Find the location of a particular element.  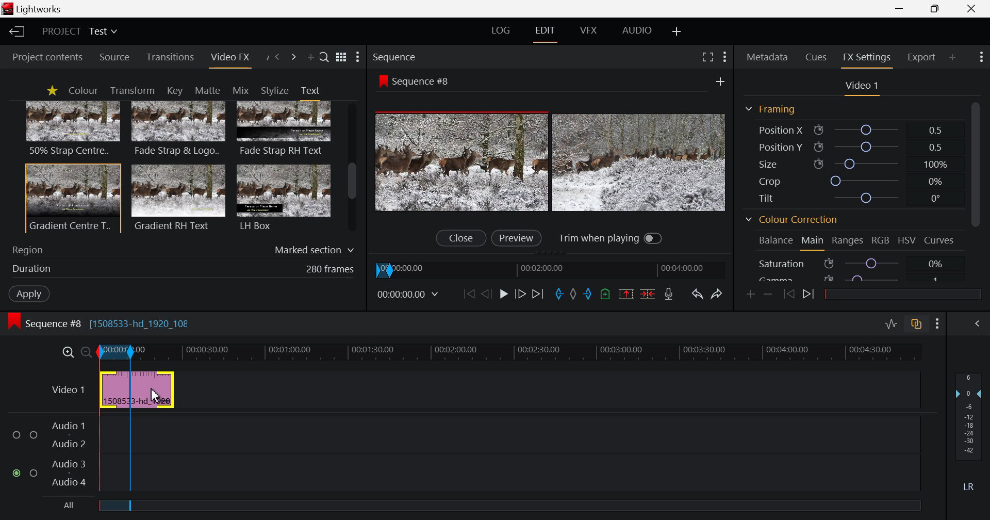

AUDIO Layout is located at coordinates (640, 29).